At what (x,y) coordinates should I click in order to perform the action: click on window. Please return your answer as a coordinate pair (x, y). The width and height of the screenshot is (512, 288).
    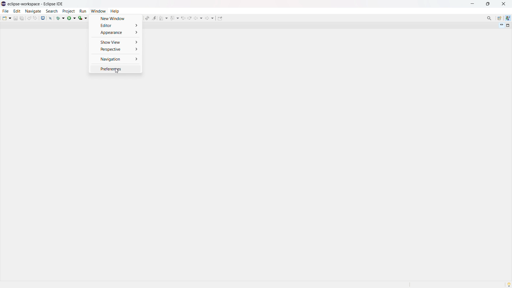
    Looking at the image, I should click on (98, 11).